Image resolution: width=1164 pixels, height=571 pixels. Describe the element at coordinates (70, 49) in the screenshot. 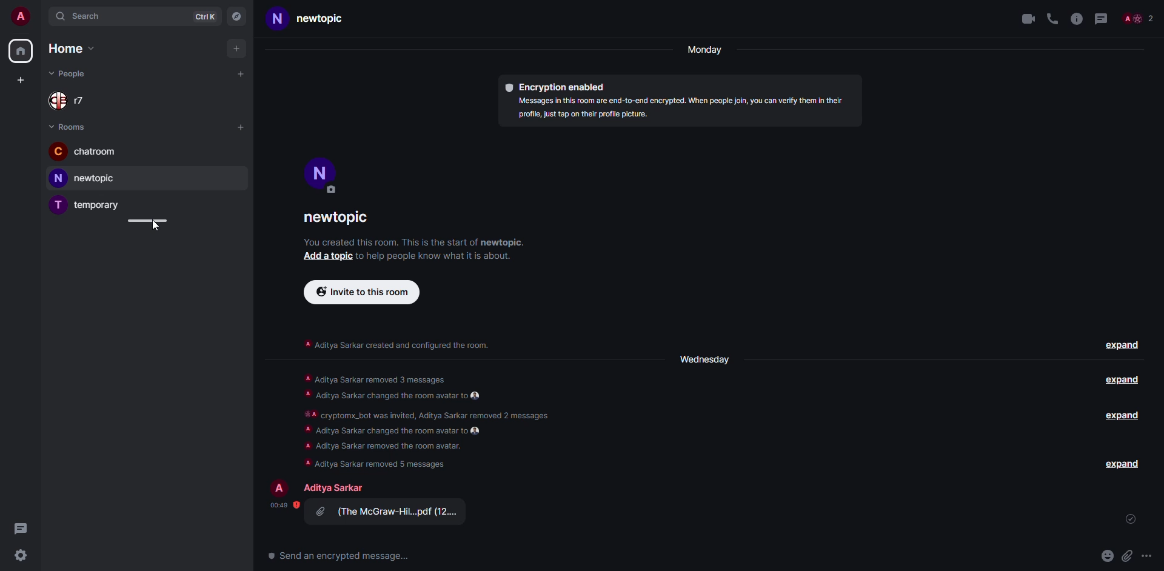

I see `home` at that location.